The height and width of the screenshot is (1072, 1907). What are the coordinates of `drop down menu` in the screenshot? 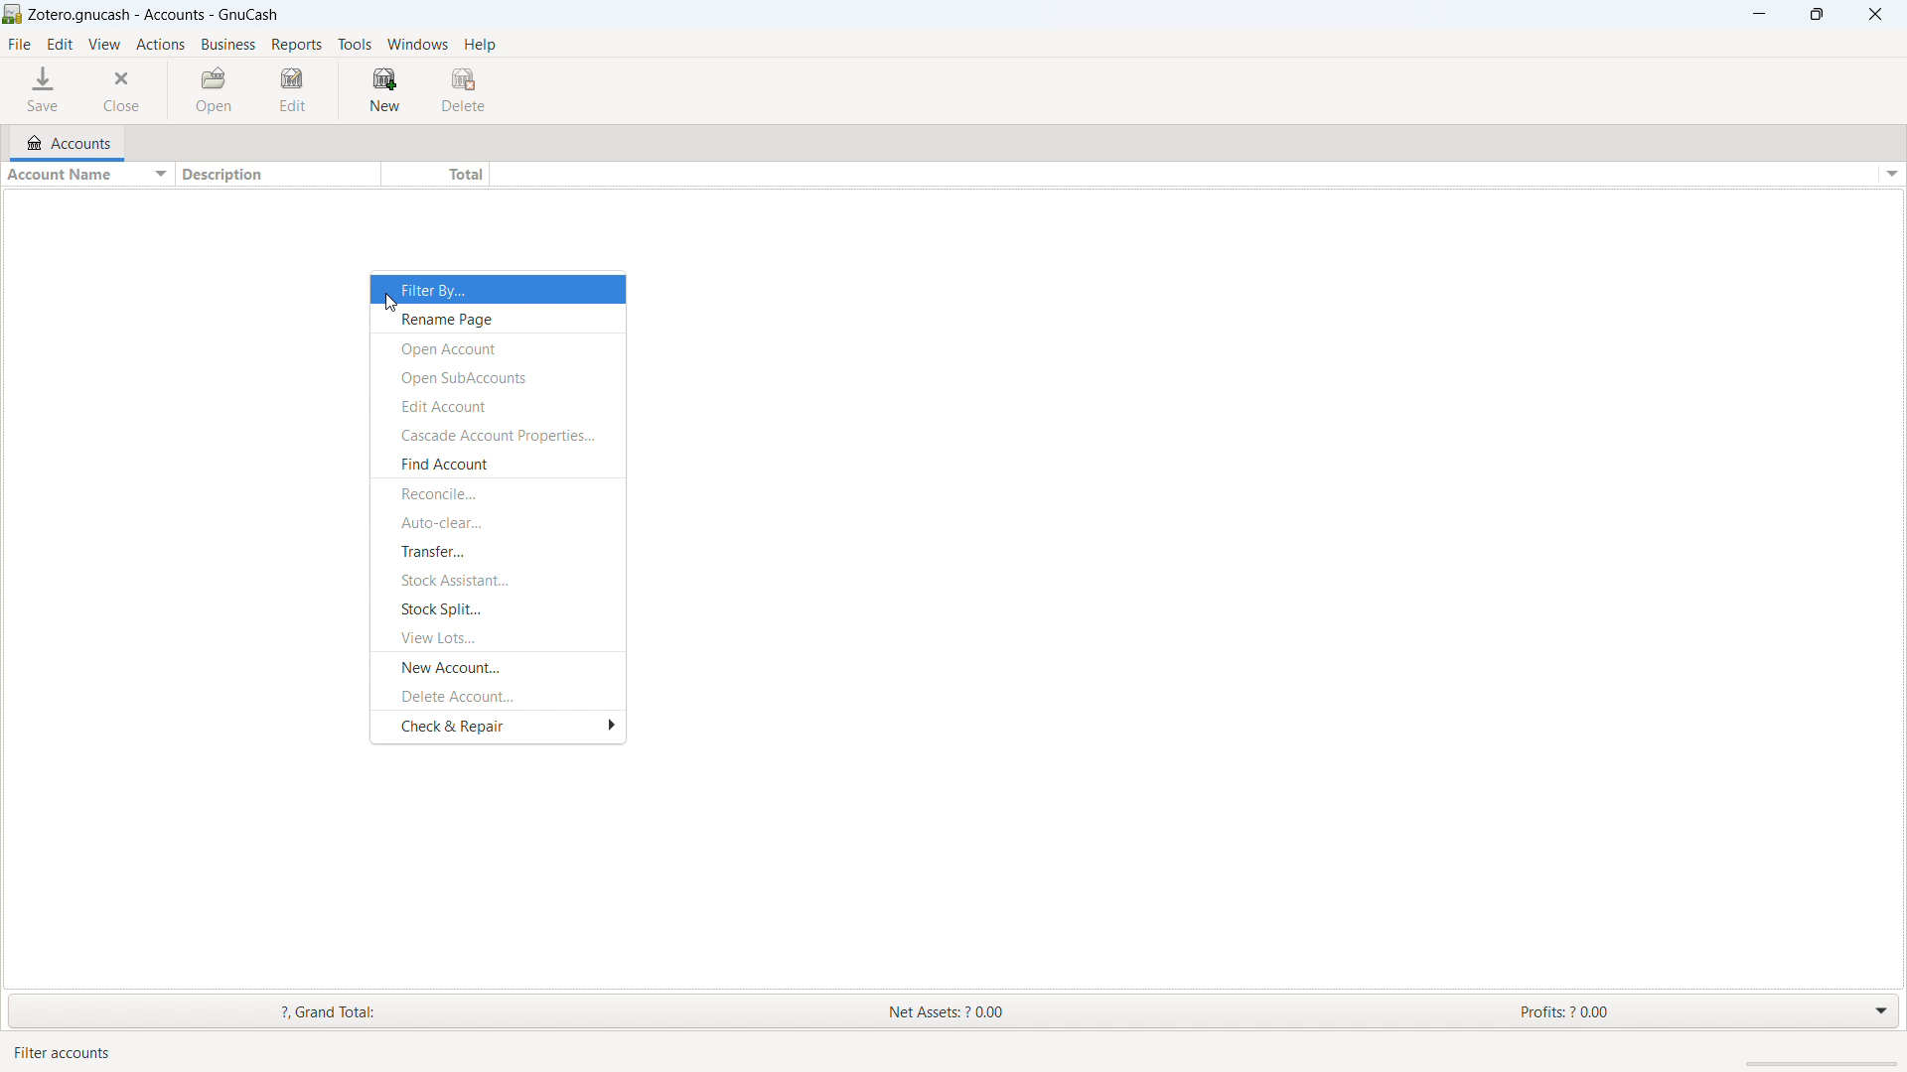 It's located at (1882, 1008).